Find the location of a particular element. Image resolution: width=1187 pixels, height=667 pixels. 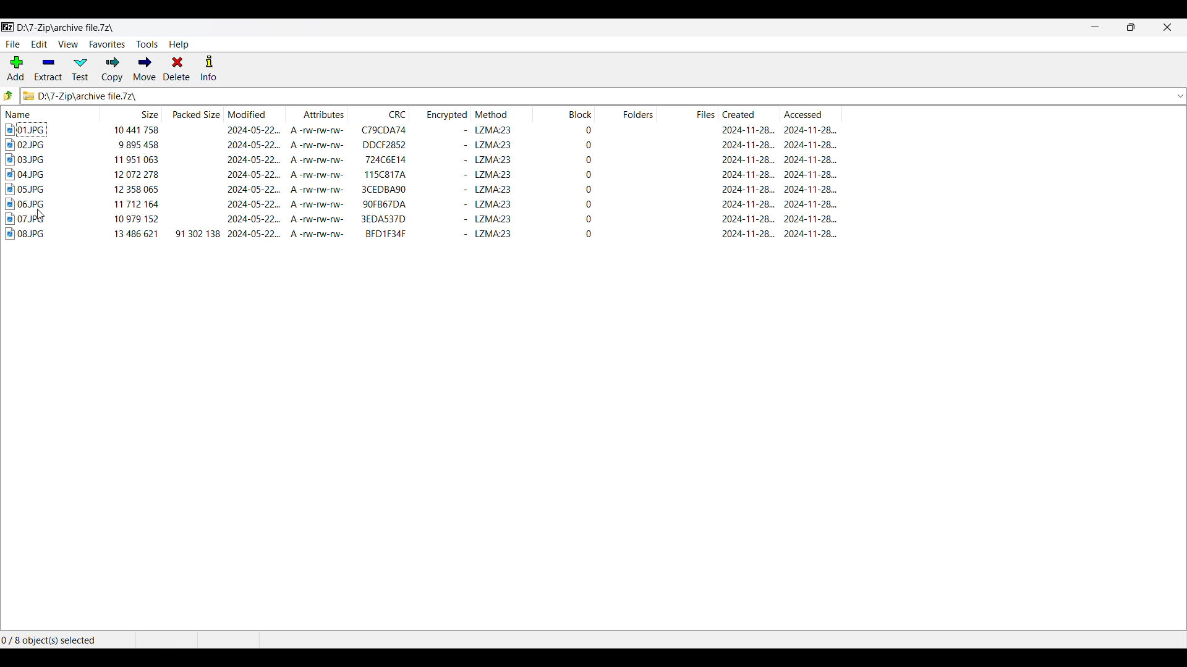

block start is located at coordinates (585, 219).